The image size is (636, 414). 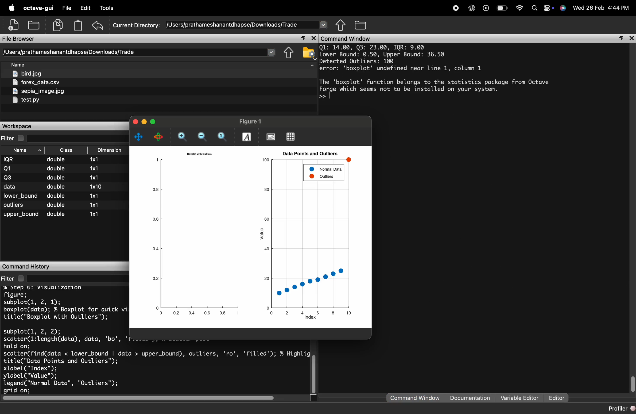 What do you see at coordinates (19, 39) in the screenshot?
I see `File Browser
Bi ini. 6` at bounding box center [19, 39].